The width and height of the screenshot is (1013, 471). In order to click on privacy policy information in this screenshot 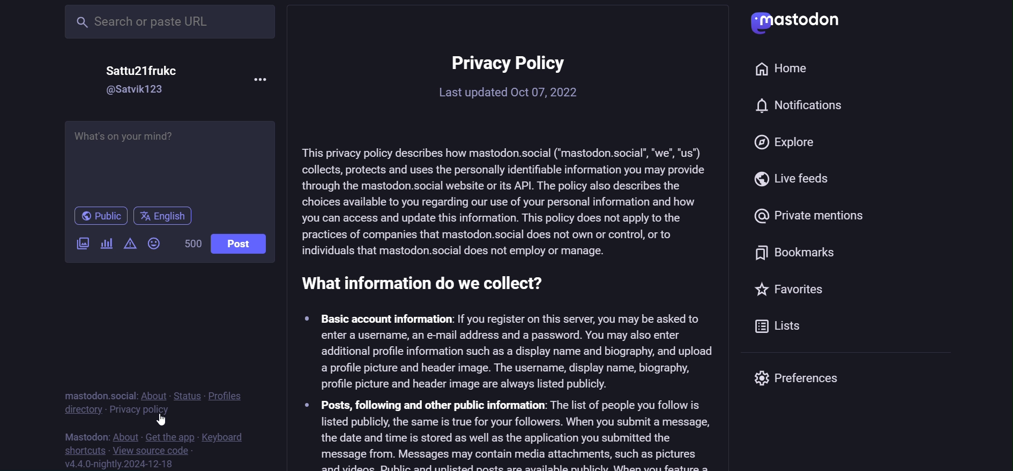, I will do `click(511, 252)`.